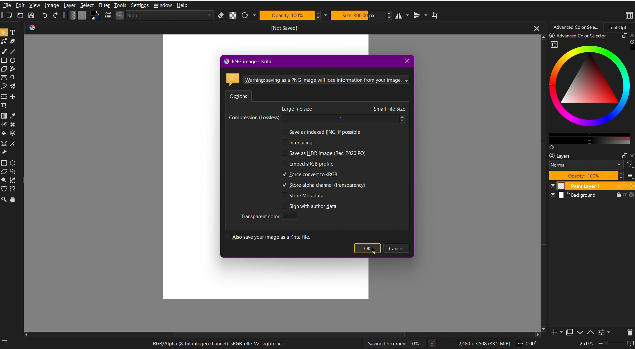 The width and height of the screenshot is (635, 349). I want to click on Warning: saving as a PNG image will lose information from your image, so click(317, 78).